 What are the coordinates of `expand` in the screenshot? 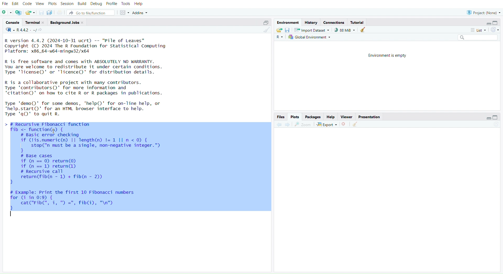 It's located at (487, 118).